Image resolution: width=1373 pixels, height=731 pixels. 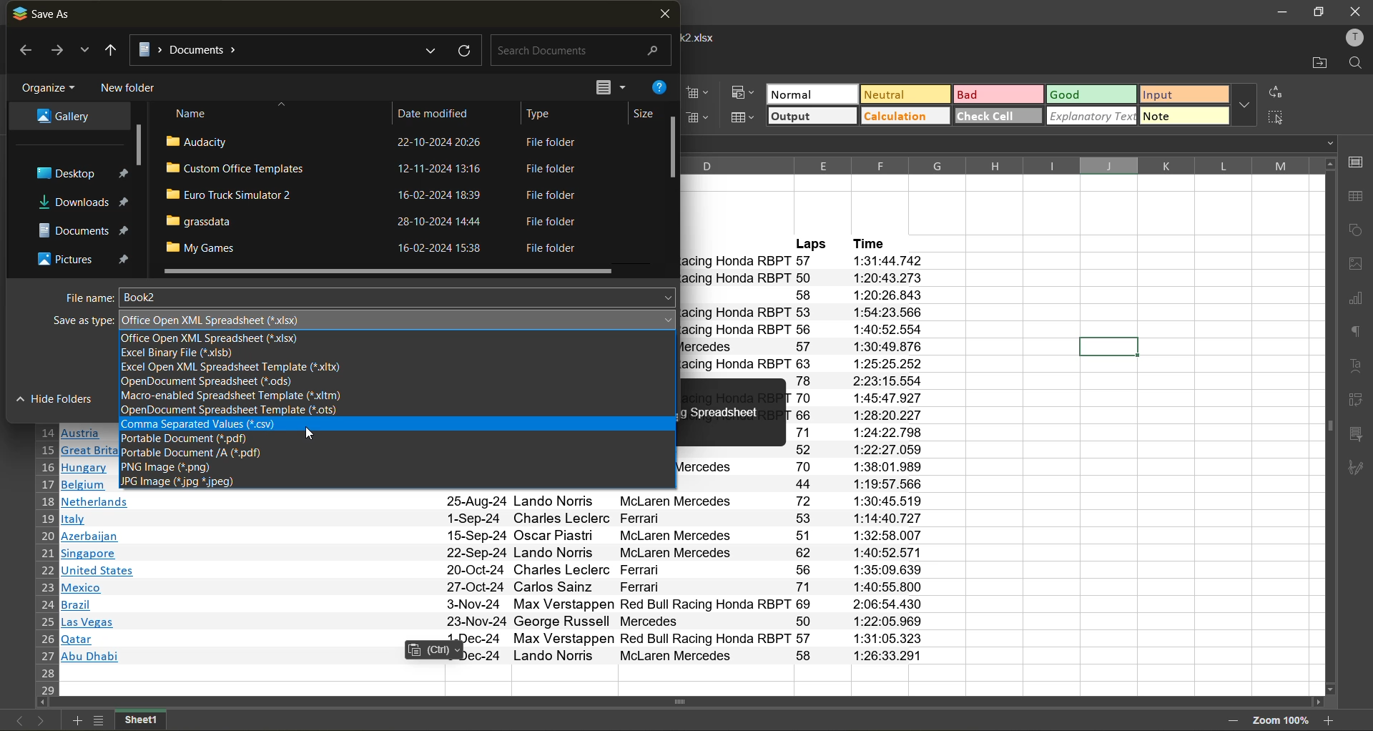 What do you see at coordinates (905, 117) in the screenshot?
I see `calculation` at bounding box center [905, 117].